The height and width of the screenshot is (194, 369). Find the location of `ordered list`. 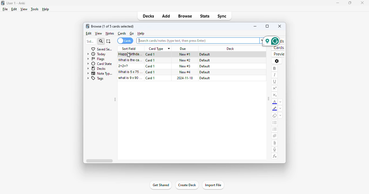

ordered list is located at coordinates (274, 130).